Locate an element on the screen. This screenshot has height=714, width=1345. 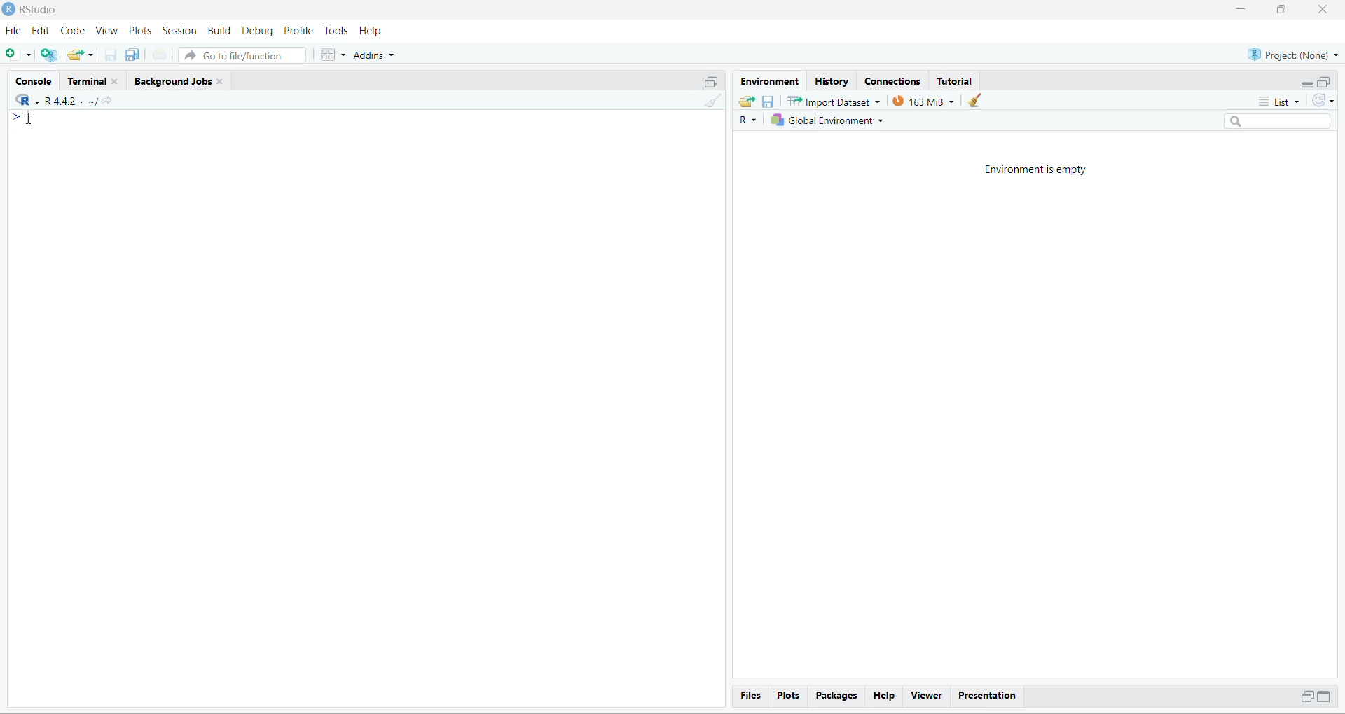
new file is located at coordinates (15, 52).